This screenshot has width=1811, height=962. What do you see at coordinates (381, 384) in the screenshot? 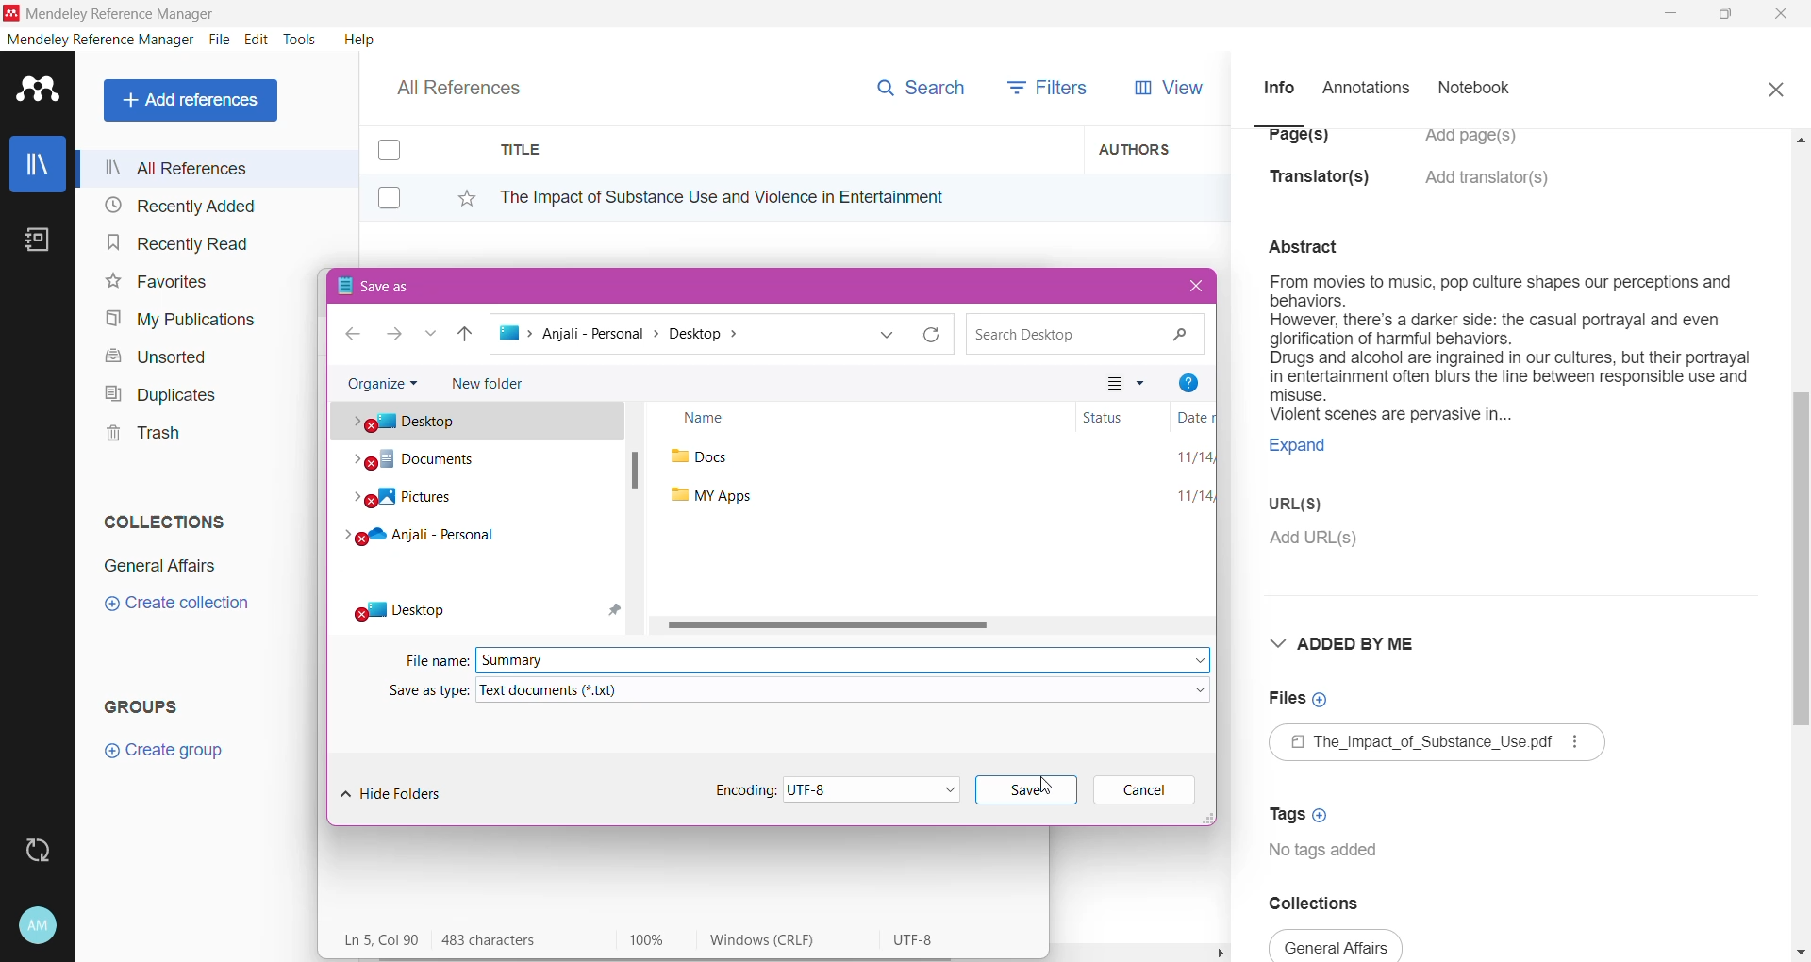
I see `Organize` at bounding box center [381, 384].